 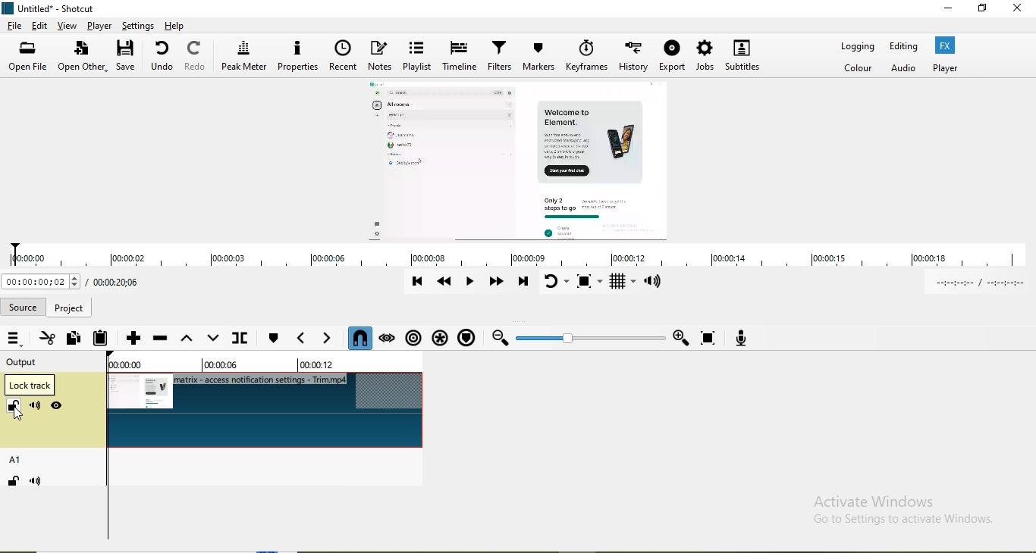 What do you see at coordinates (159, 339) in the screenshot?
I see `Ripple delete` at bounding box center [159, 339].